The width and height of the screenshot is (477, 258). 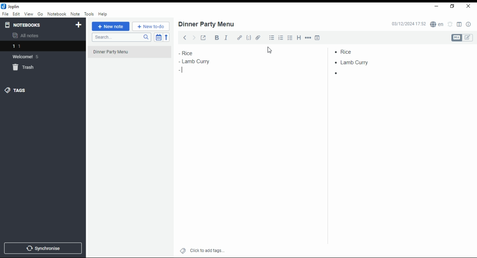 I want to click on language, so click(x=436, y=24).